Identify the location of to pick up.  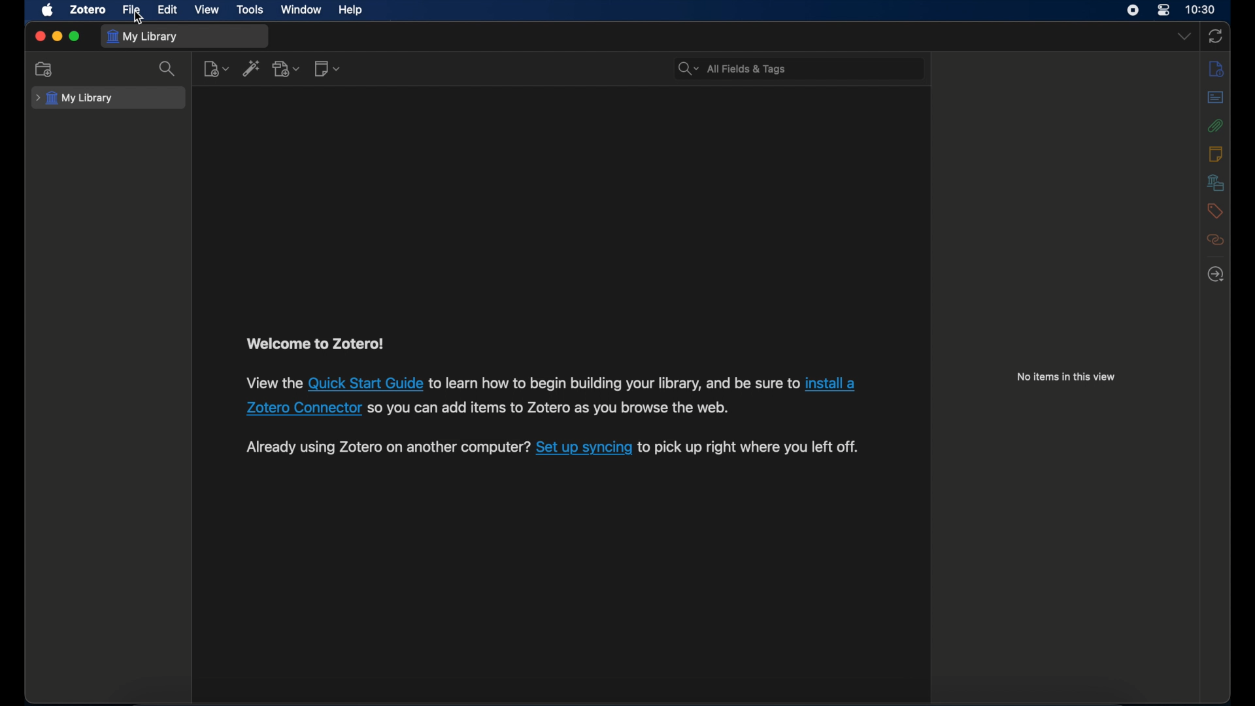
(749, 450).